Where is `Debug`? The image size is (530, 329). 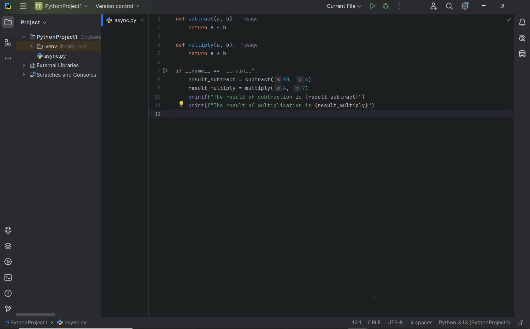 Debug is located at coordinates (386, 7).